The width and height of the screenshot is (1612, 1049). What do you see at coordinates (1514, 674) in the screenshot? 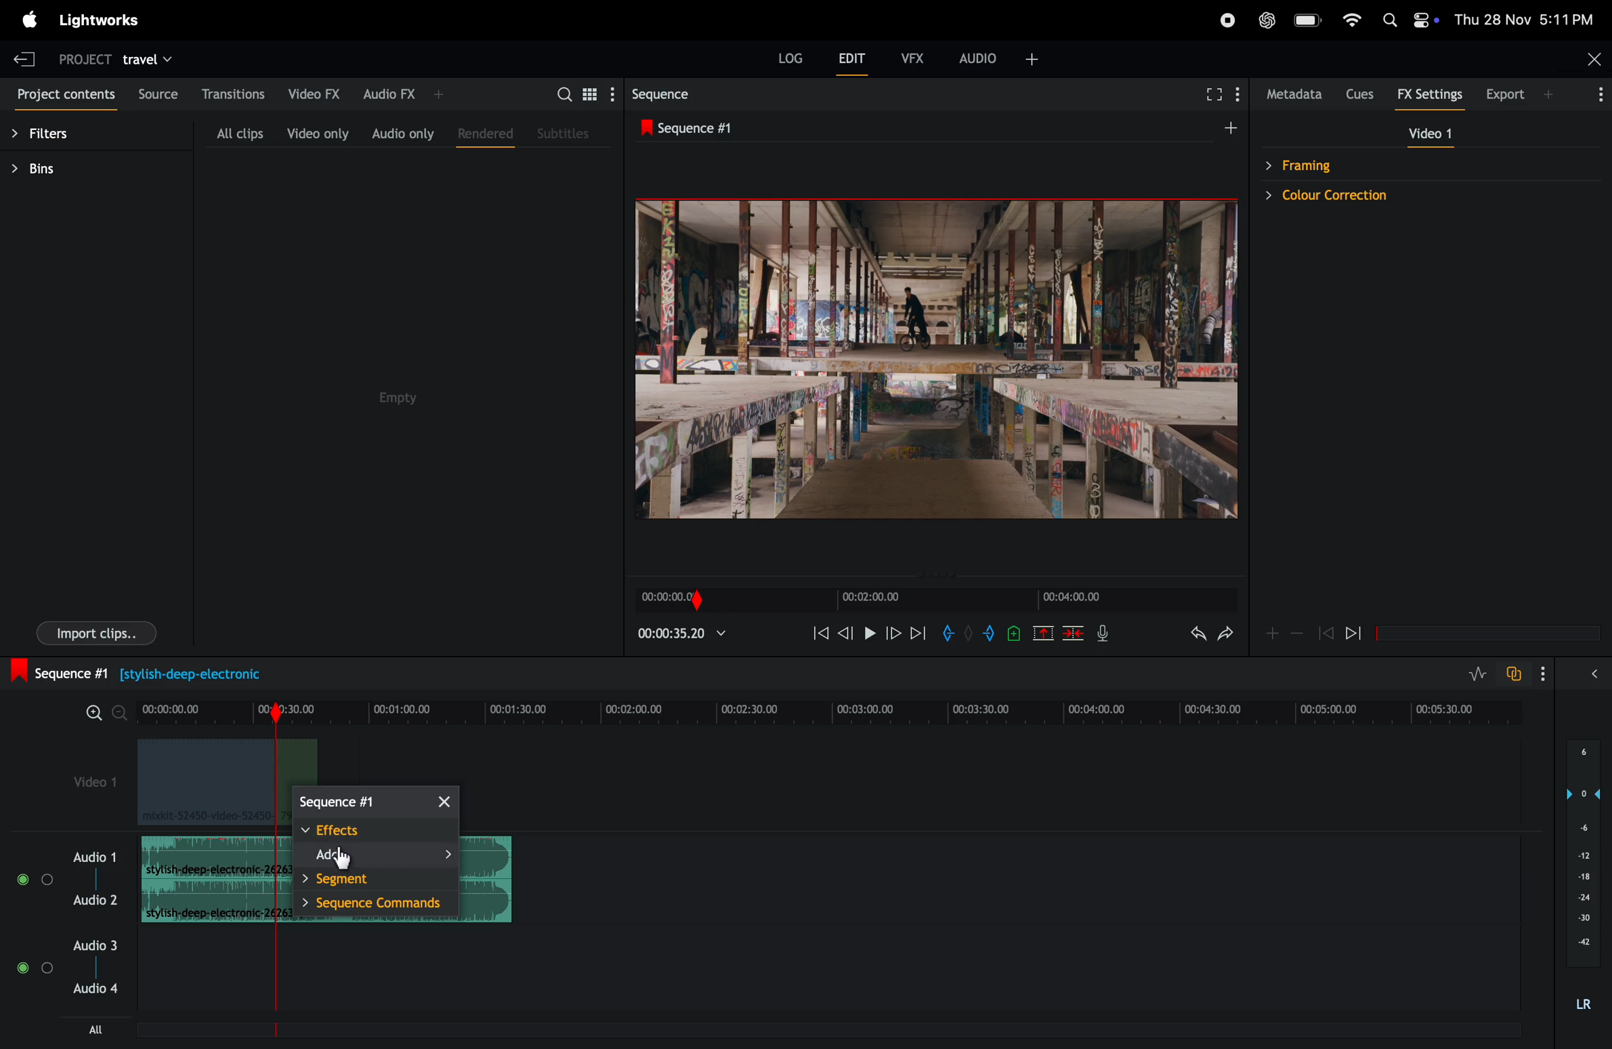
I see `toggle auto sync` at bounding box center [1514, 674].